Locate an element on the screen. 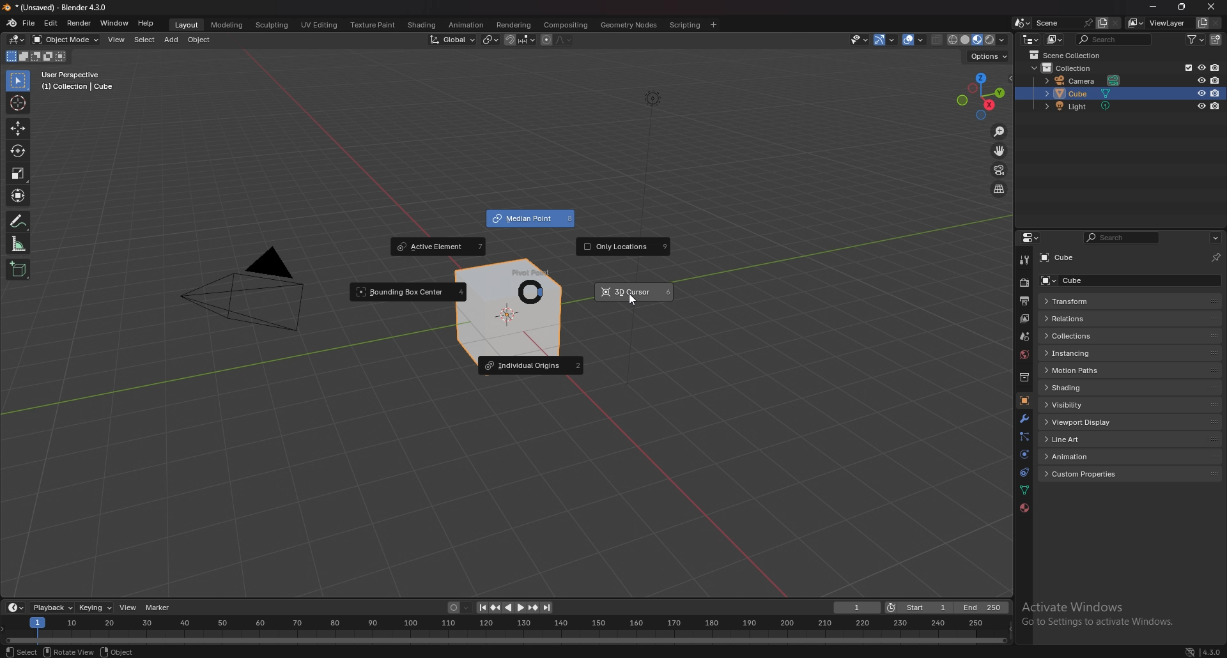 This screenshot has height=658, width=1227. constraints is located at coordinates (1022, 472).